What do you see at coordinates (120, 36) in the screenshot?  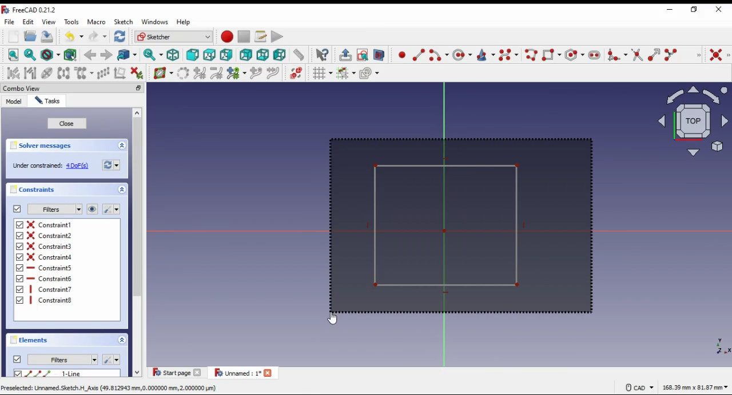 I see `refresh` at bounding box center [120, 36].